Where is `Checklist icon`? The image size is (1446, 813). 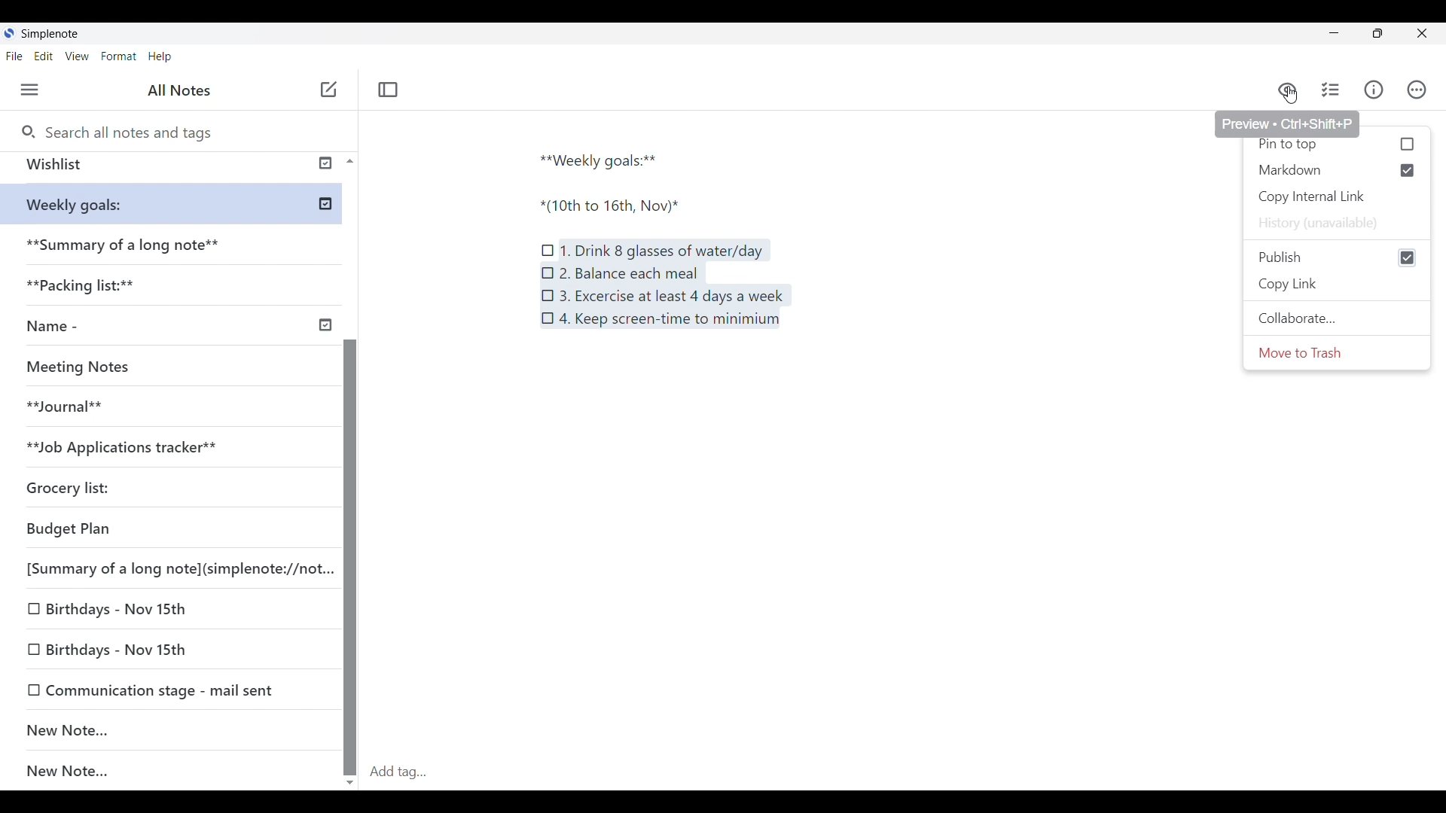 Checklist icon is located at coordinates (548, 245).